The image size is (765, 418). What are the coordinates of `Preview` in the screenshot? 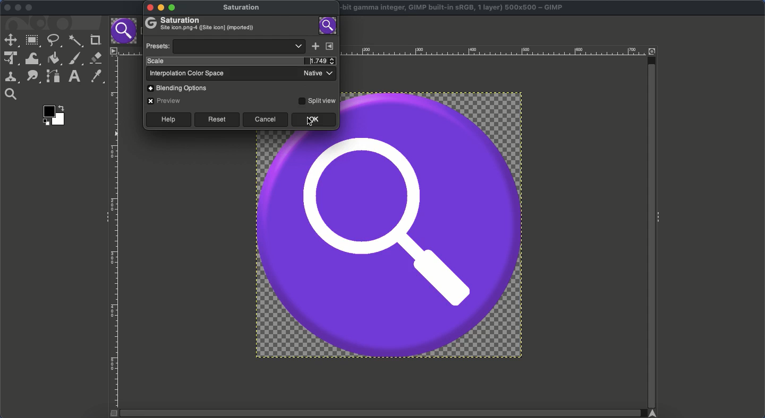 It's located at (165, 101).